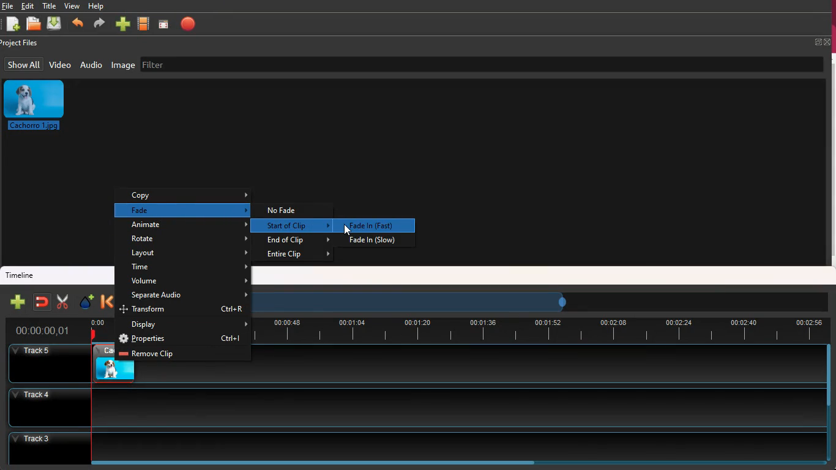  Describe the element at coordinates (411, 406) in the screenshot. I see `track4` at that location.